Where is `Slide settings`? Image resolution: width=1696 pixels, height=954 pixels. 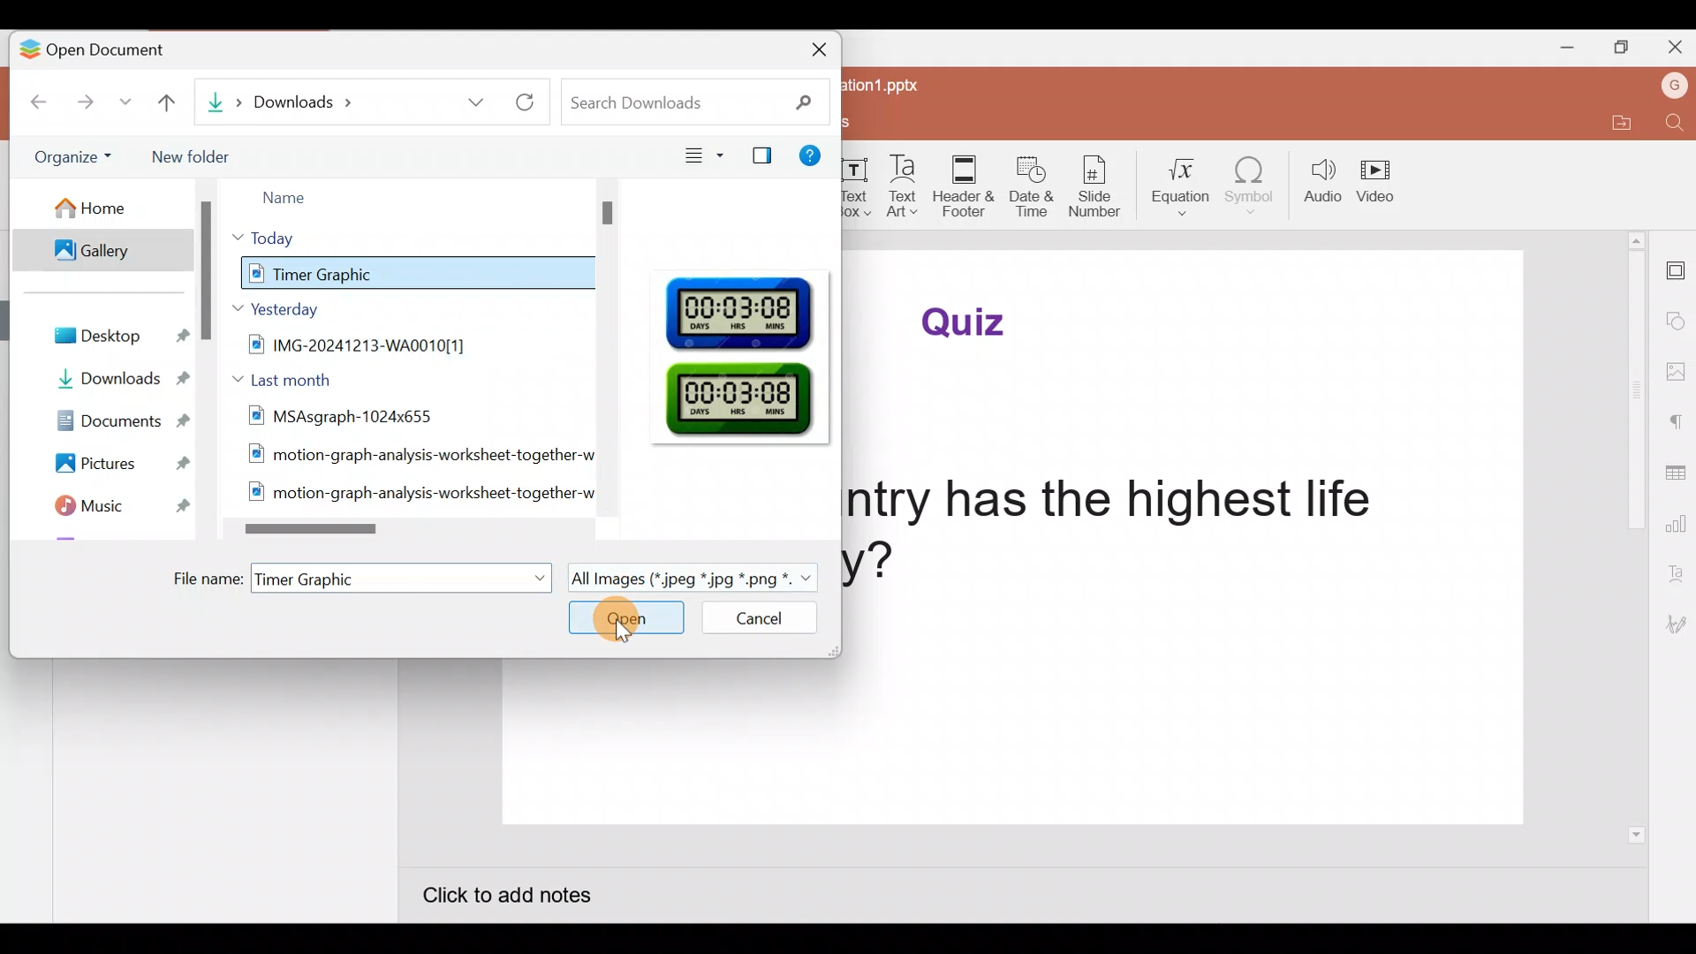
Slide settings is located at coordinates (1676, 268).